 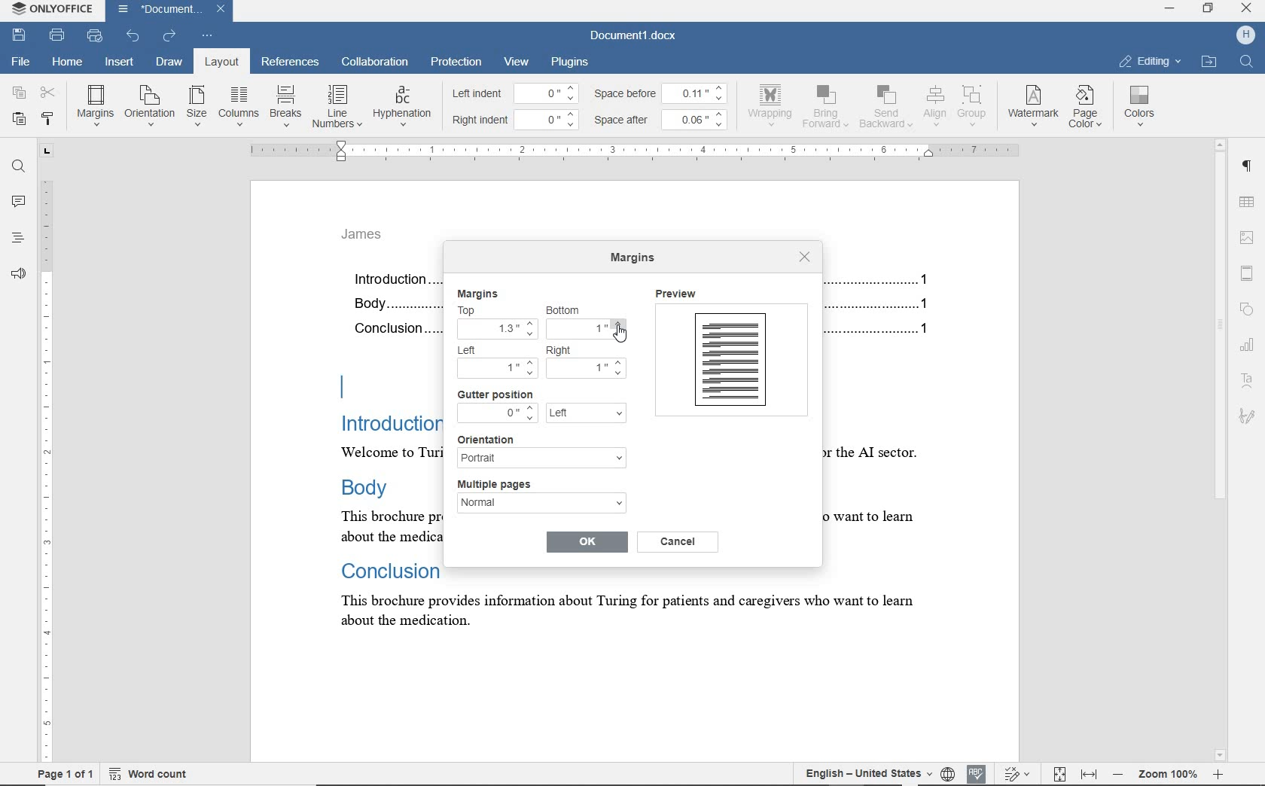 I want to click on 1, so click(x=586, y=366).